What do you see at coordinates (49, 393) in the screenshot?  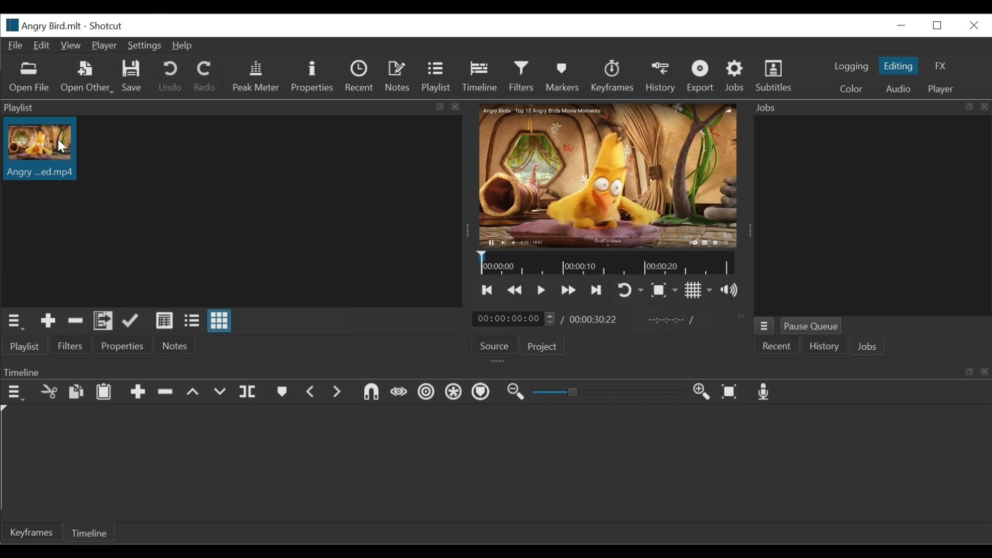 I see `Remove cut` at bounding box center [49, 393].